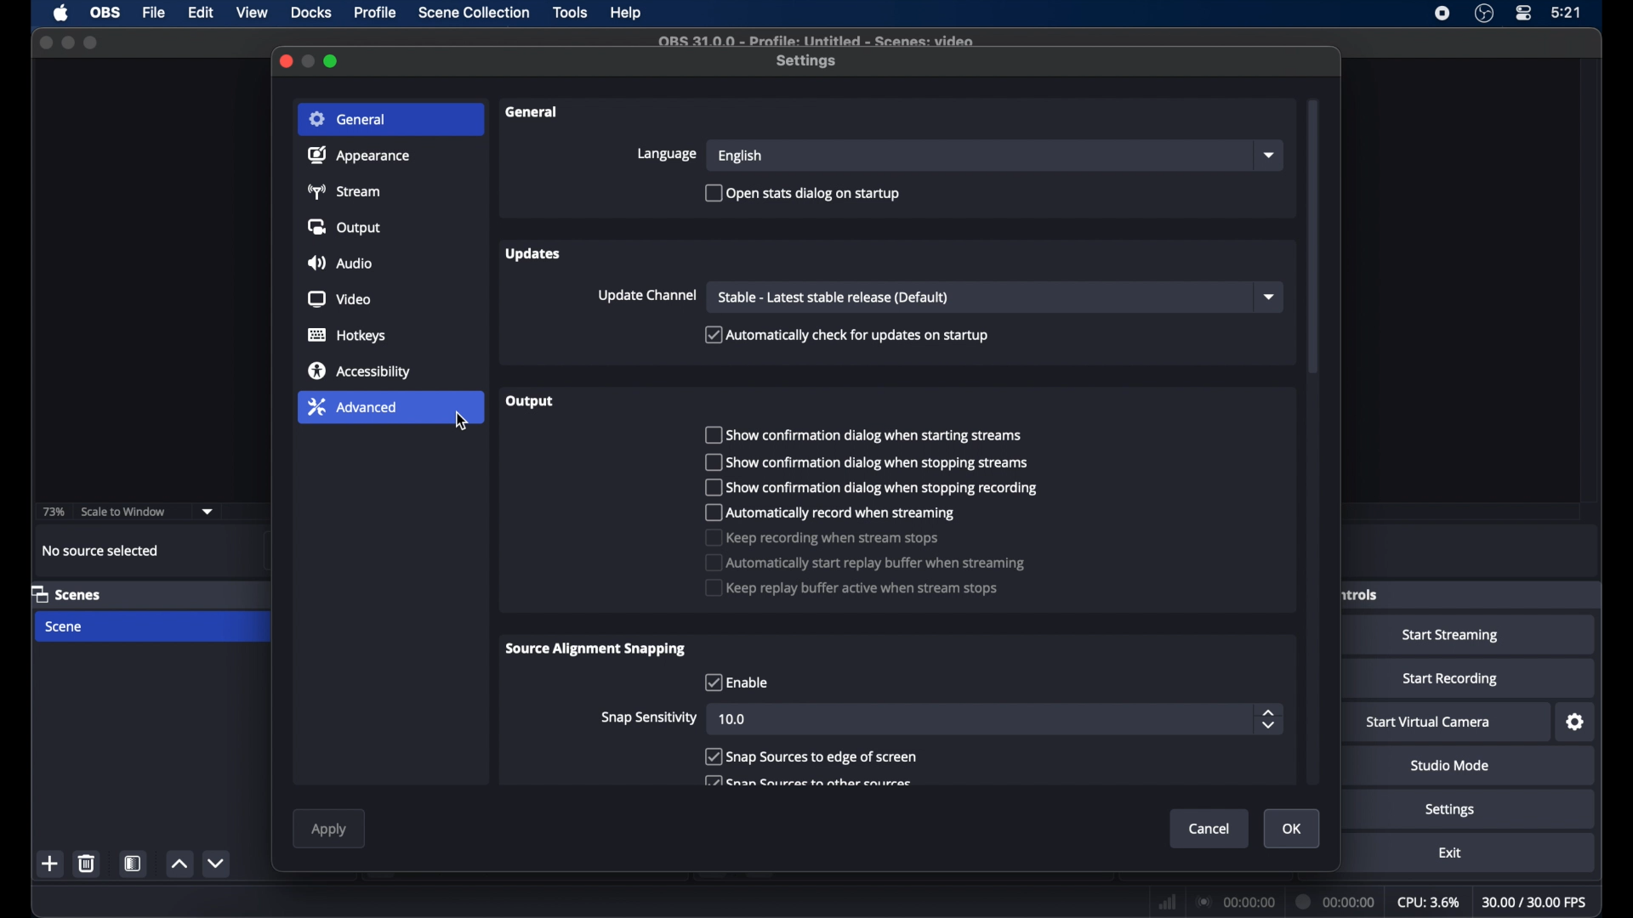 This screenshot has width=1633, height=918. Describe the element at coordinates (853, 587) in the screenshot. I see `keep replay buffer active when stream stops` at that location.